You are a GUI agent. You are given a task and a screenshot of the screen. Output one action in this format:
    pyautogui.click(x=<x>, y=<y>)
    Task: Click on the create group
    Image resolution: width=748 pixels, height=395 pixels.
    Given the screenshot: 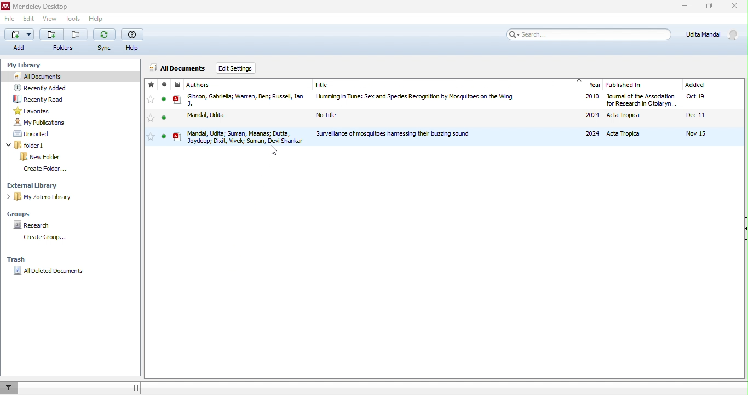 What is the action you would take?
    pyautogui.click(x=50, y=238)
    